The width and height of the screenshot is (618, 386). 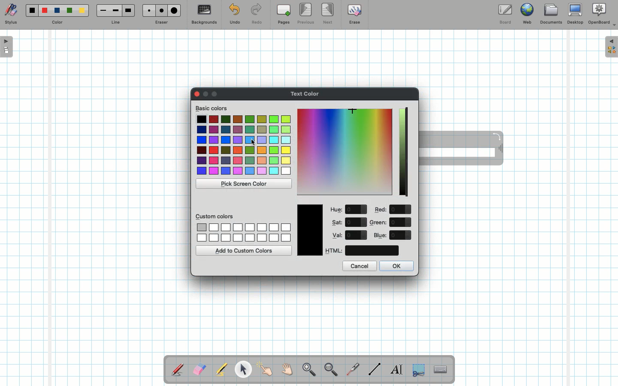 What do you see at coordinates (160, 10) in the screenshot?
I see `Medium eraser` at bounding box center [160, 10].